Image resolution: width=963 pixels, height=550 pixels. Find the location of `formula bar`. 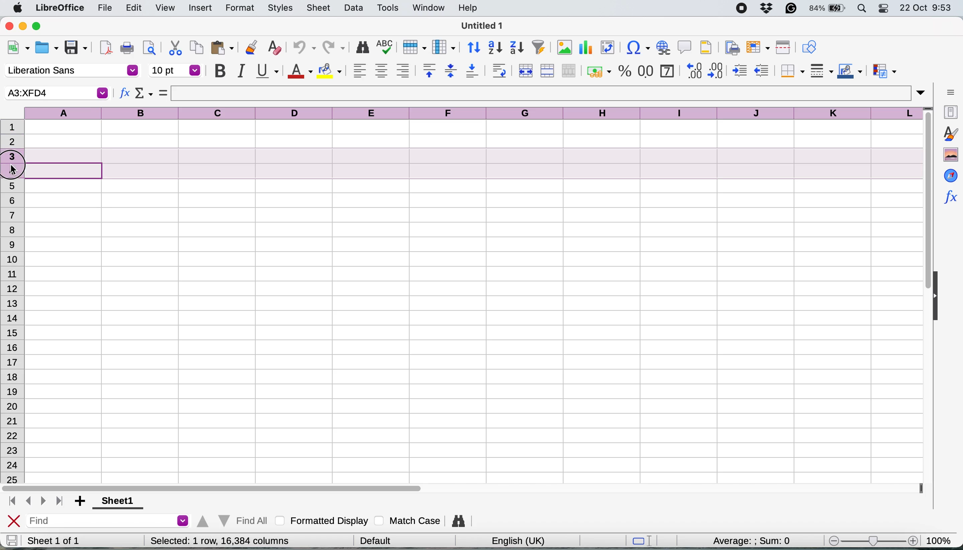

formula bar is located at coordinates (549, 93).